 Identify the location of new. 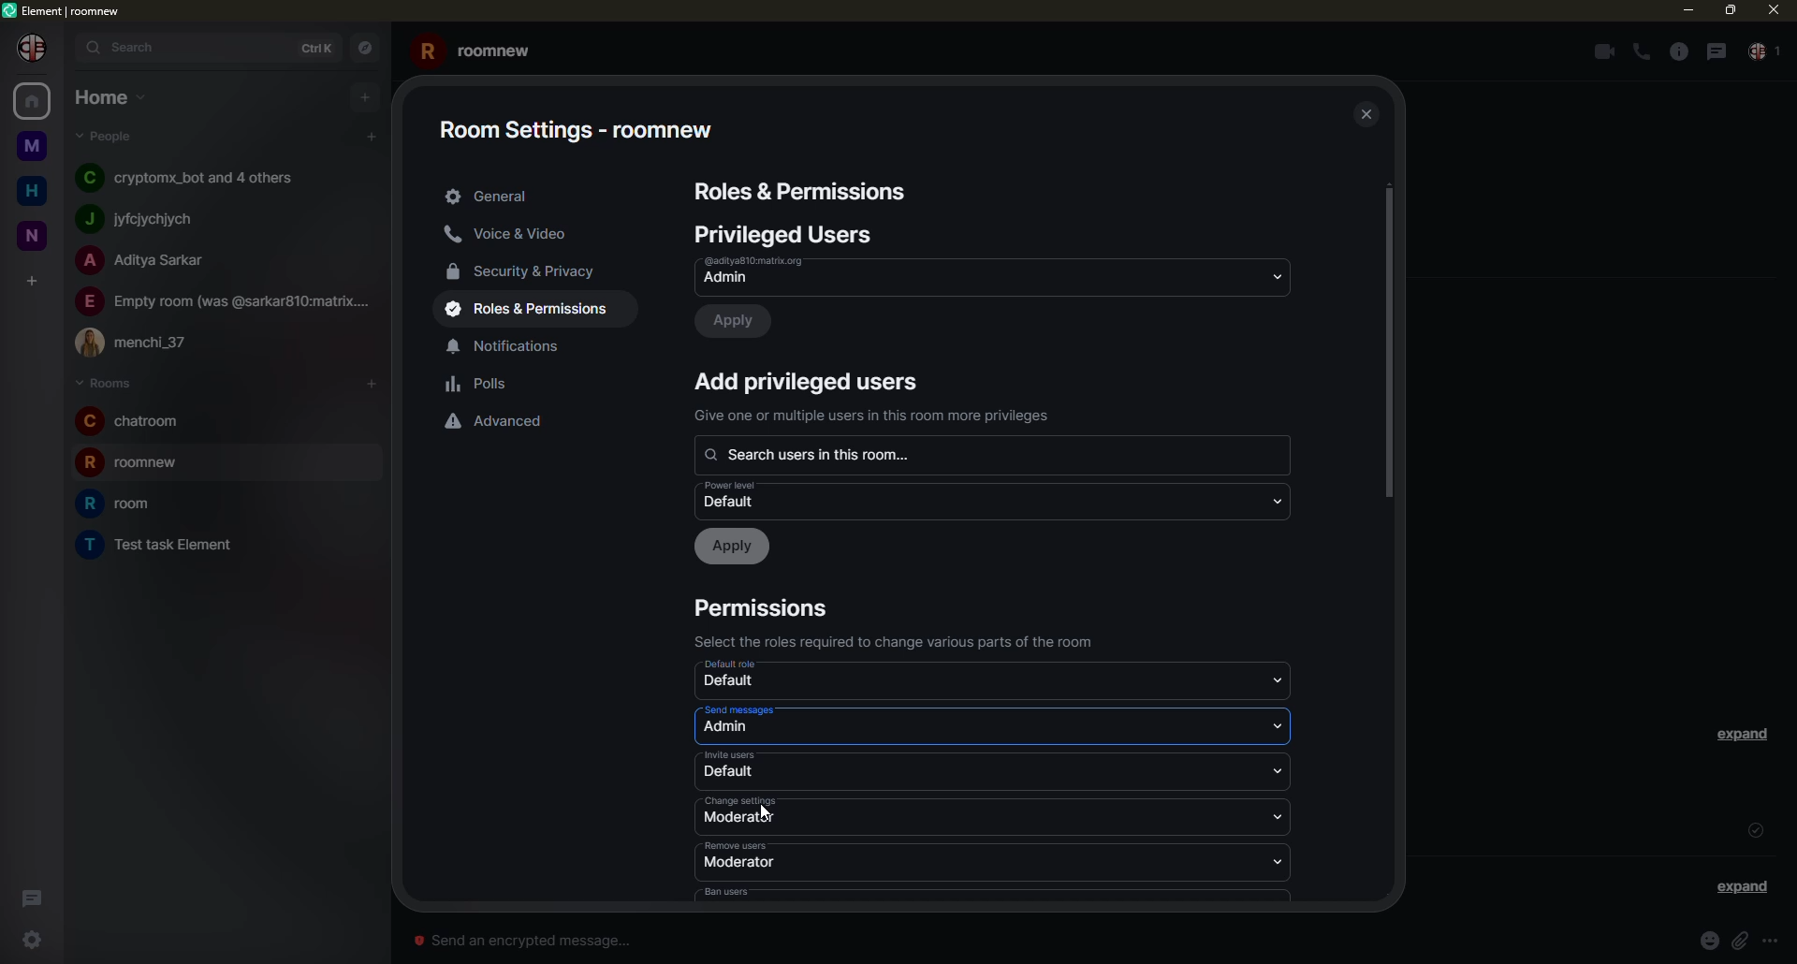
(33, 232).